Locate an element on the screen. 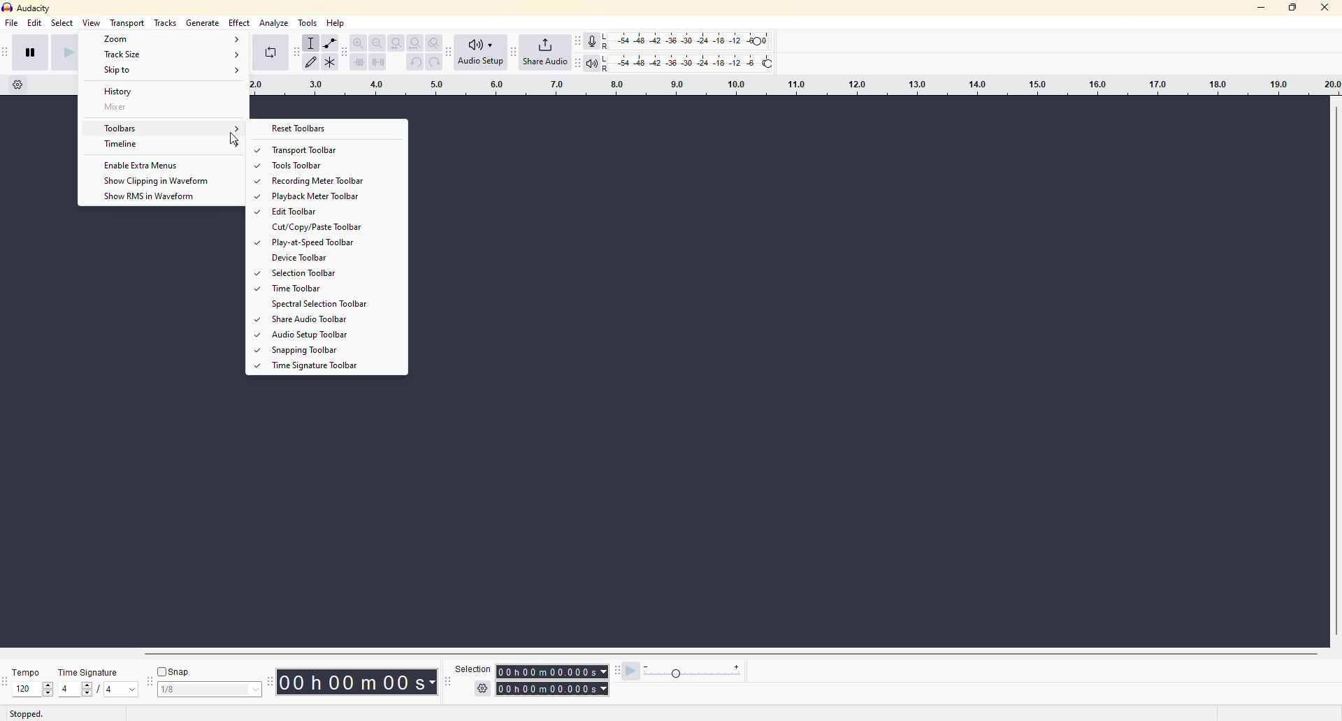 This screenshot has width=1342, height=721. values is located at coordinates (47, 689).